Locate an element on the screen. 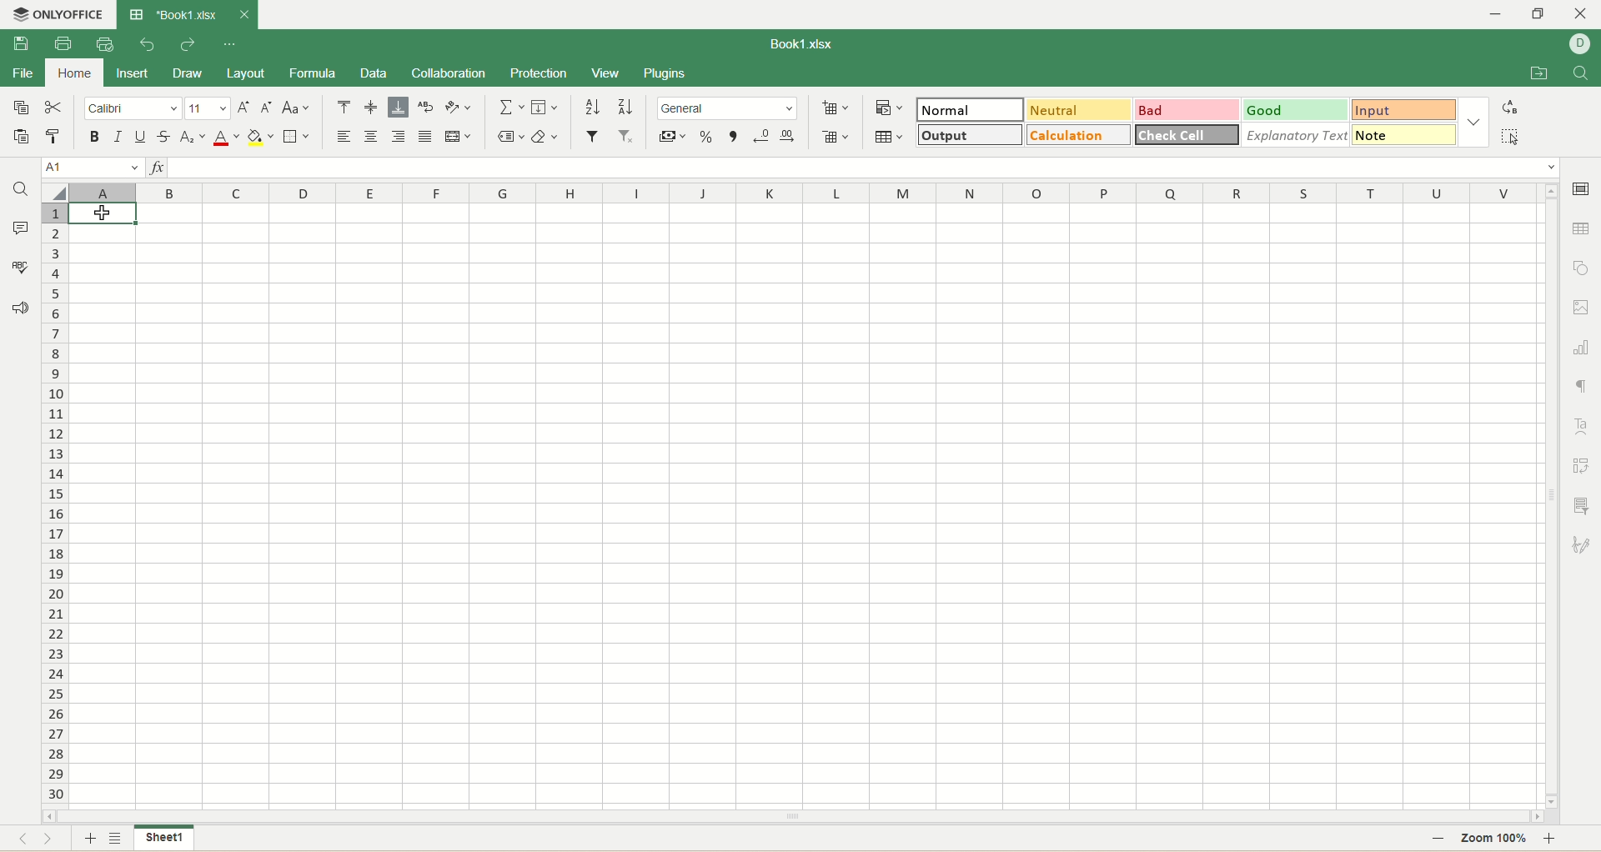 This screenshot has width=1601, height=852. good is located at coordinates (1297, 110).